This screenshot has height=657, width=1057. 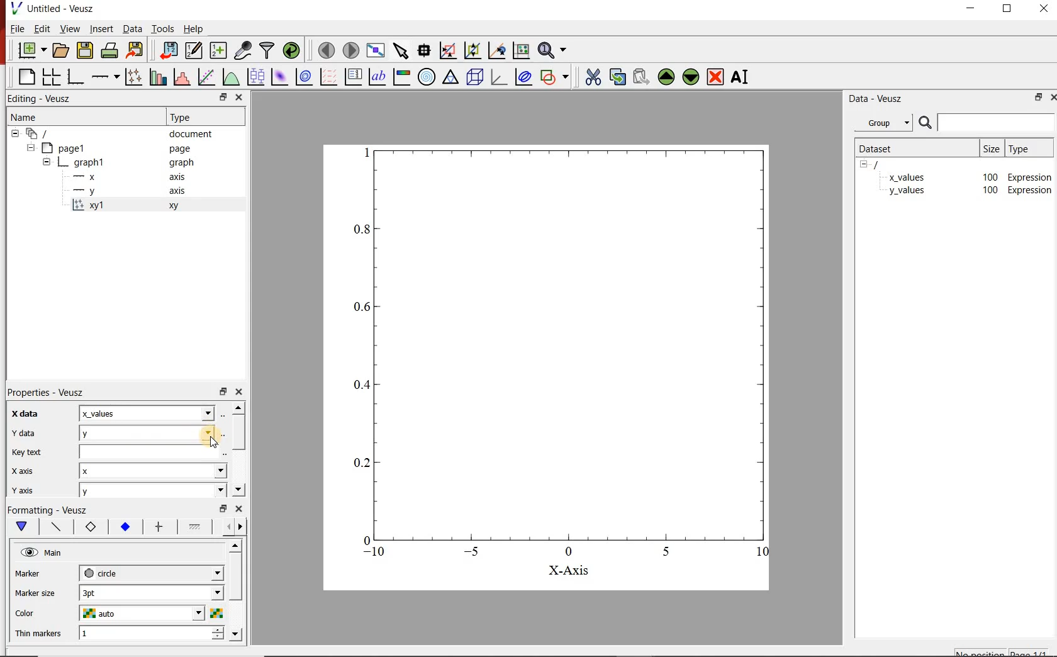 What do you see at coordinates (181, 162) in the screenshot?
I see `graph` at bounding box center [181, 162].